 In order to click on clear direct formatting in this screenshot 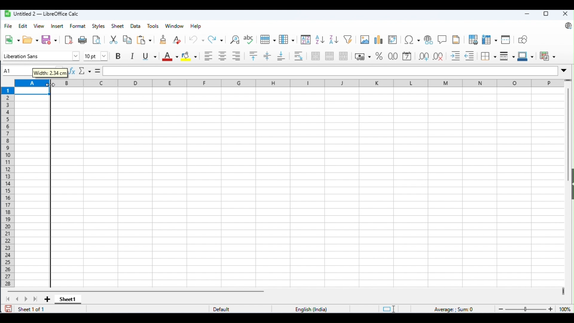, I will do `click(178, 39)`.